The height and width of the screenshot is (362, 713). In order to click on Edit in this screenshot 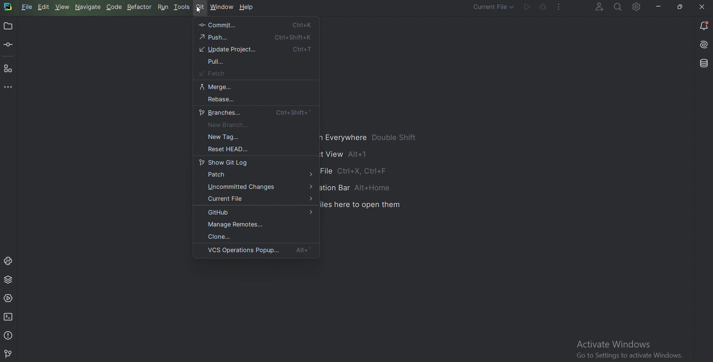, I will do `click(44, 7)`.